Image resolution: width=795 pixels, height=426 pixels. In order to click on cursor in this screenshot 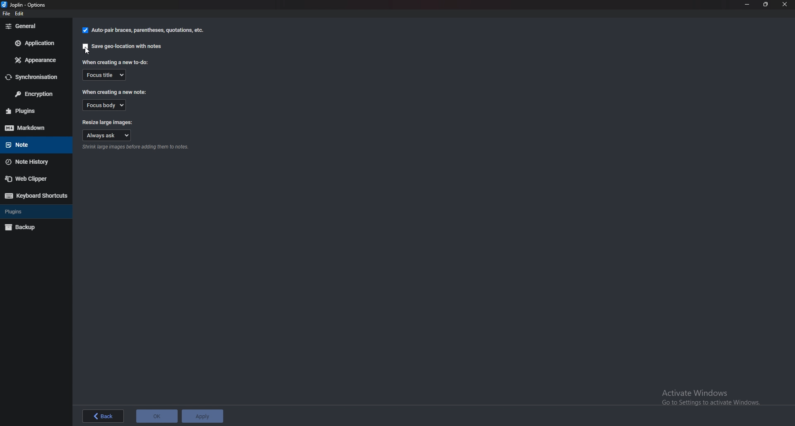, I will do `click(87, 50)`.